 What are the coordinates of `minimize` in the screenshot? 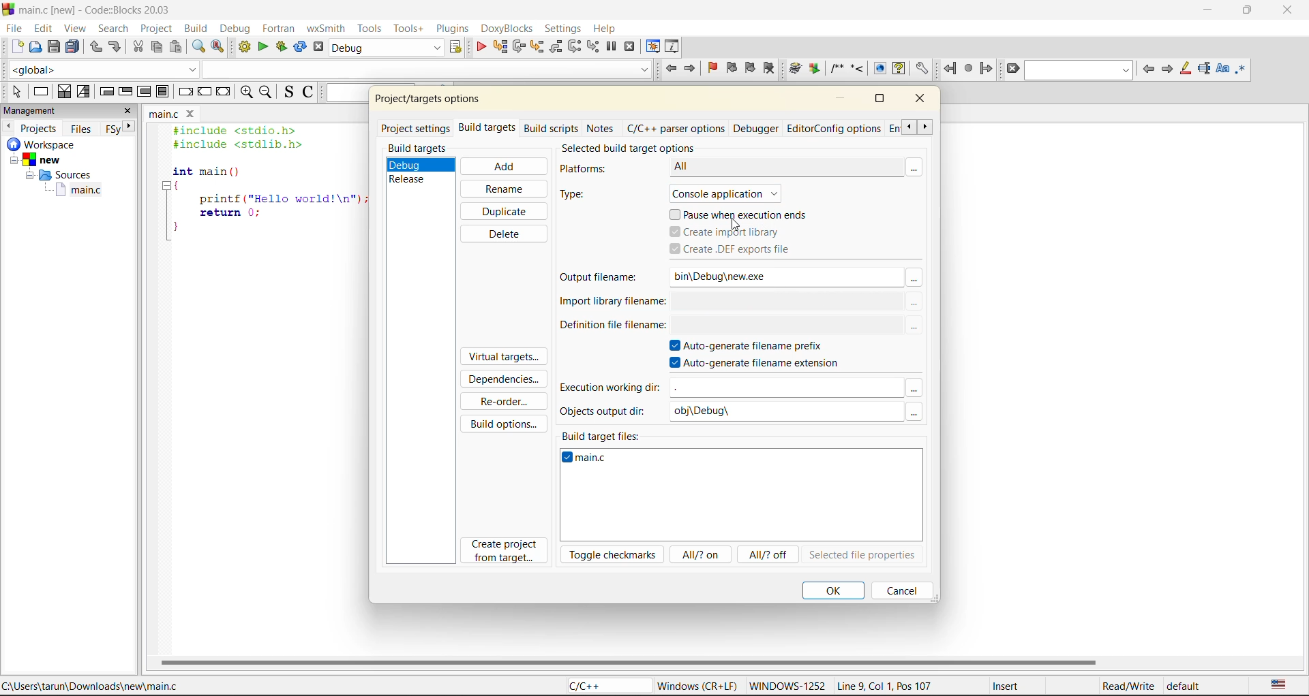 It's located at (843, 99).